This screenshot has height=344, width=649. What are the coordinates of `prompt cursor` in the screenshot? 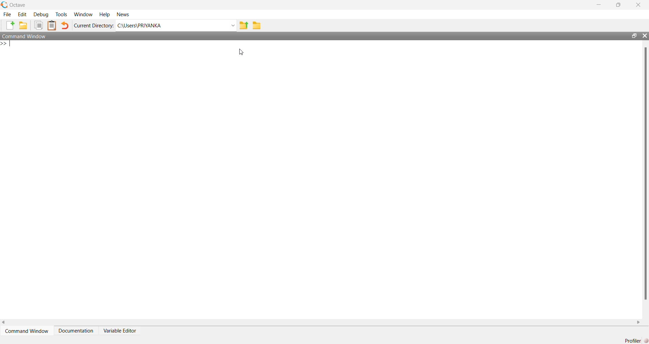 It's located at (4, 45).